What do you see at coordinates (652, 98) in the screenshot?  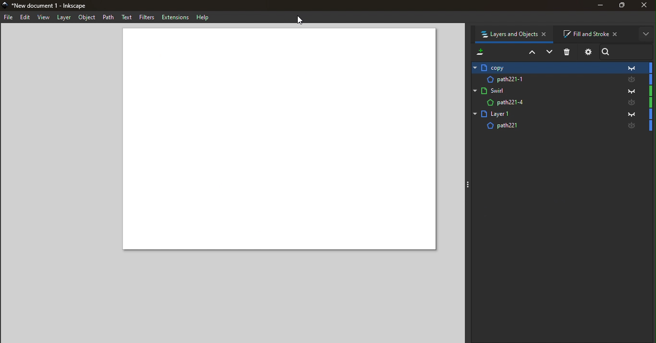 I see `colors of the layers` at bounding box center [652, 98].